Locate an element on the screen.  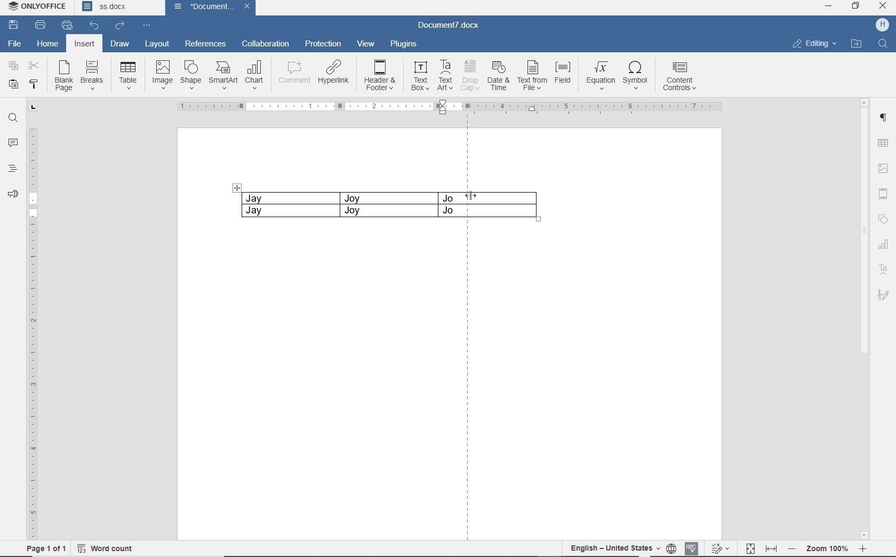
COLLABORATION is located at coordinates (265, 45).